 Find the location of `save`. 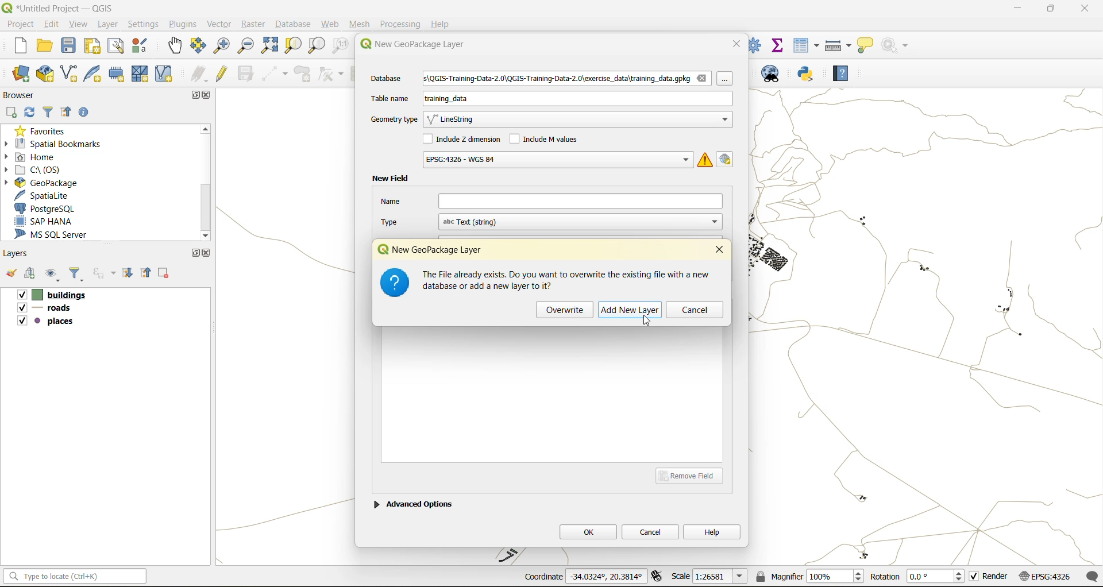

save is located at coordinates (70, 48).